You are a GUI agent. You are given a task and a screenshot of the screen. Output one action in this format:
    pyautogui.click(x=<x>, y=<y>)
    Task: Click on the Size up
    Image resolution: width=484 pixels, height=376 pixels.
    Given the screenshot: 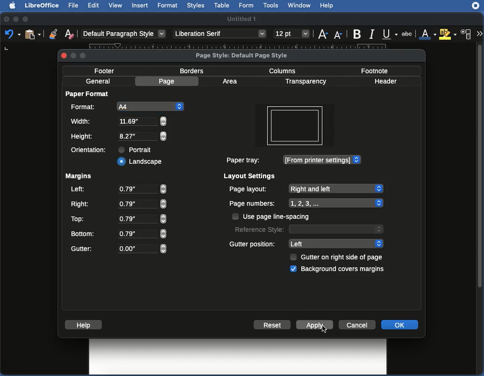 What is the action you would take?
    pyautogui.click(x=323, y=35)
    